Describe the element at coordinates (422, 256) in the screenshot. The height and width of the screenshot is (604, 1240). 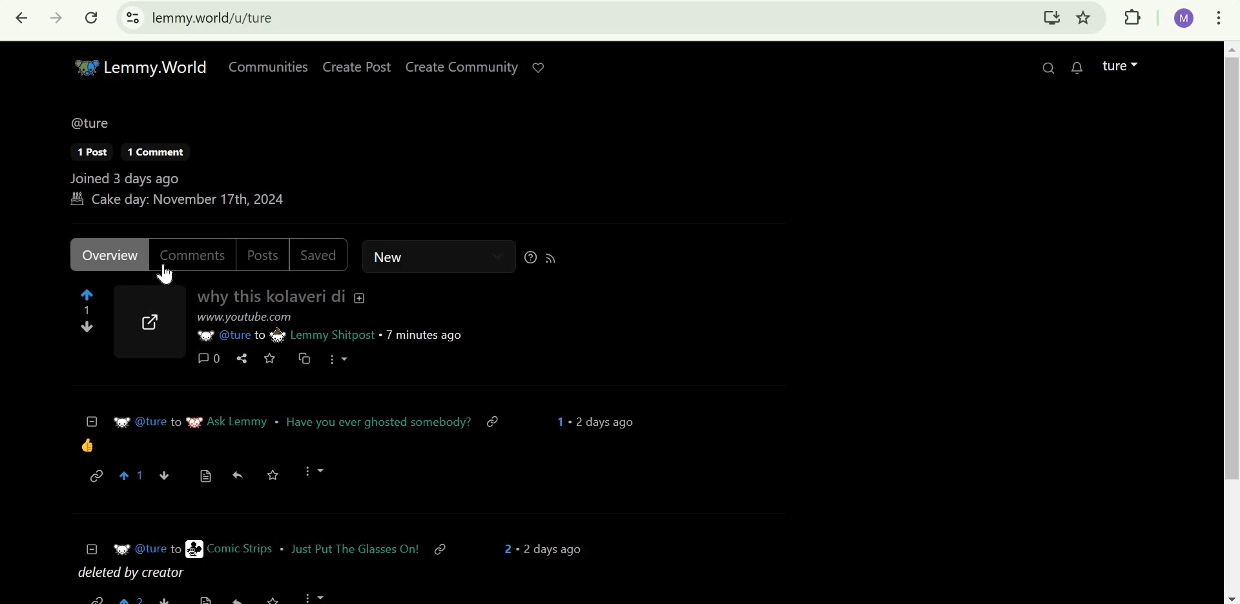
I see `New` at that location.